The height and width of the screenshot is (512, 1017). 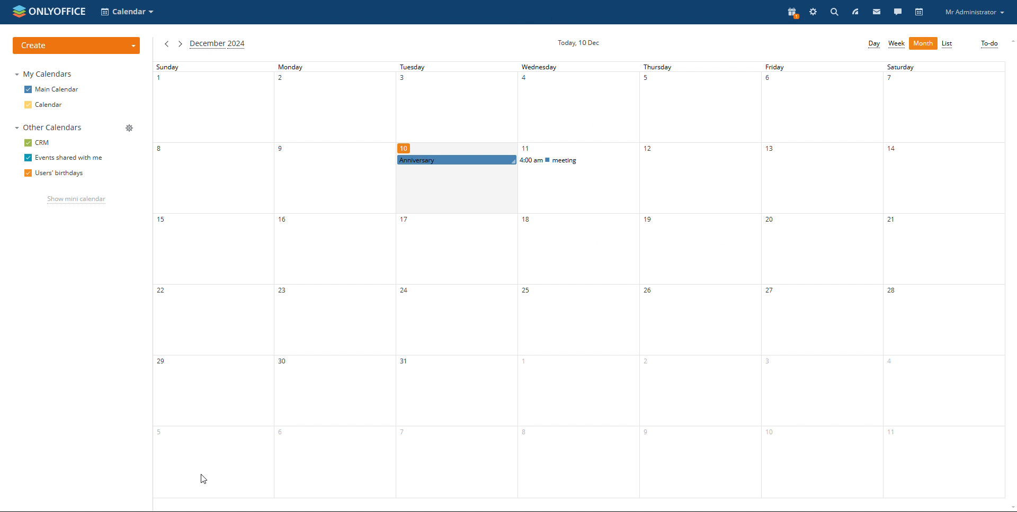 What do you see at coordinates (1011, 41) in the screenshot?
I see `scroll up` at bounding box center [1011, 41].